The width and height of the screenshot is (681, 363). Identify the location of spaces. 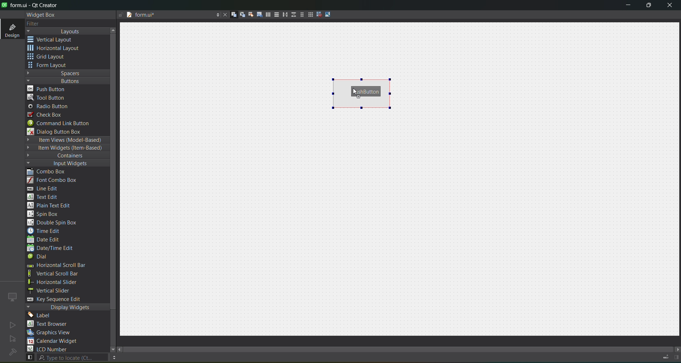
(68, 73).